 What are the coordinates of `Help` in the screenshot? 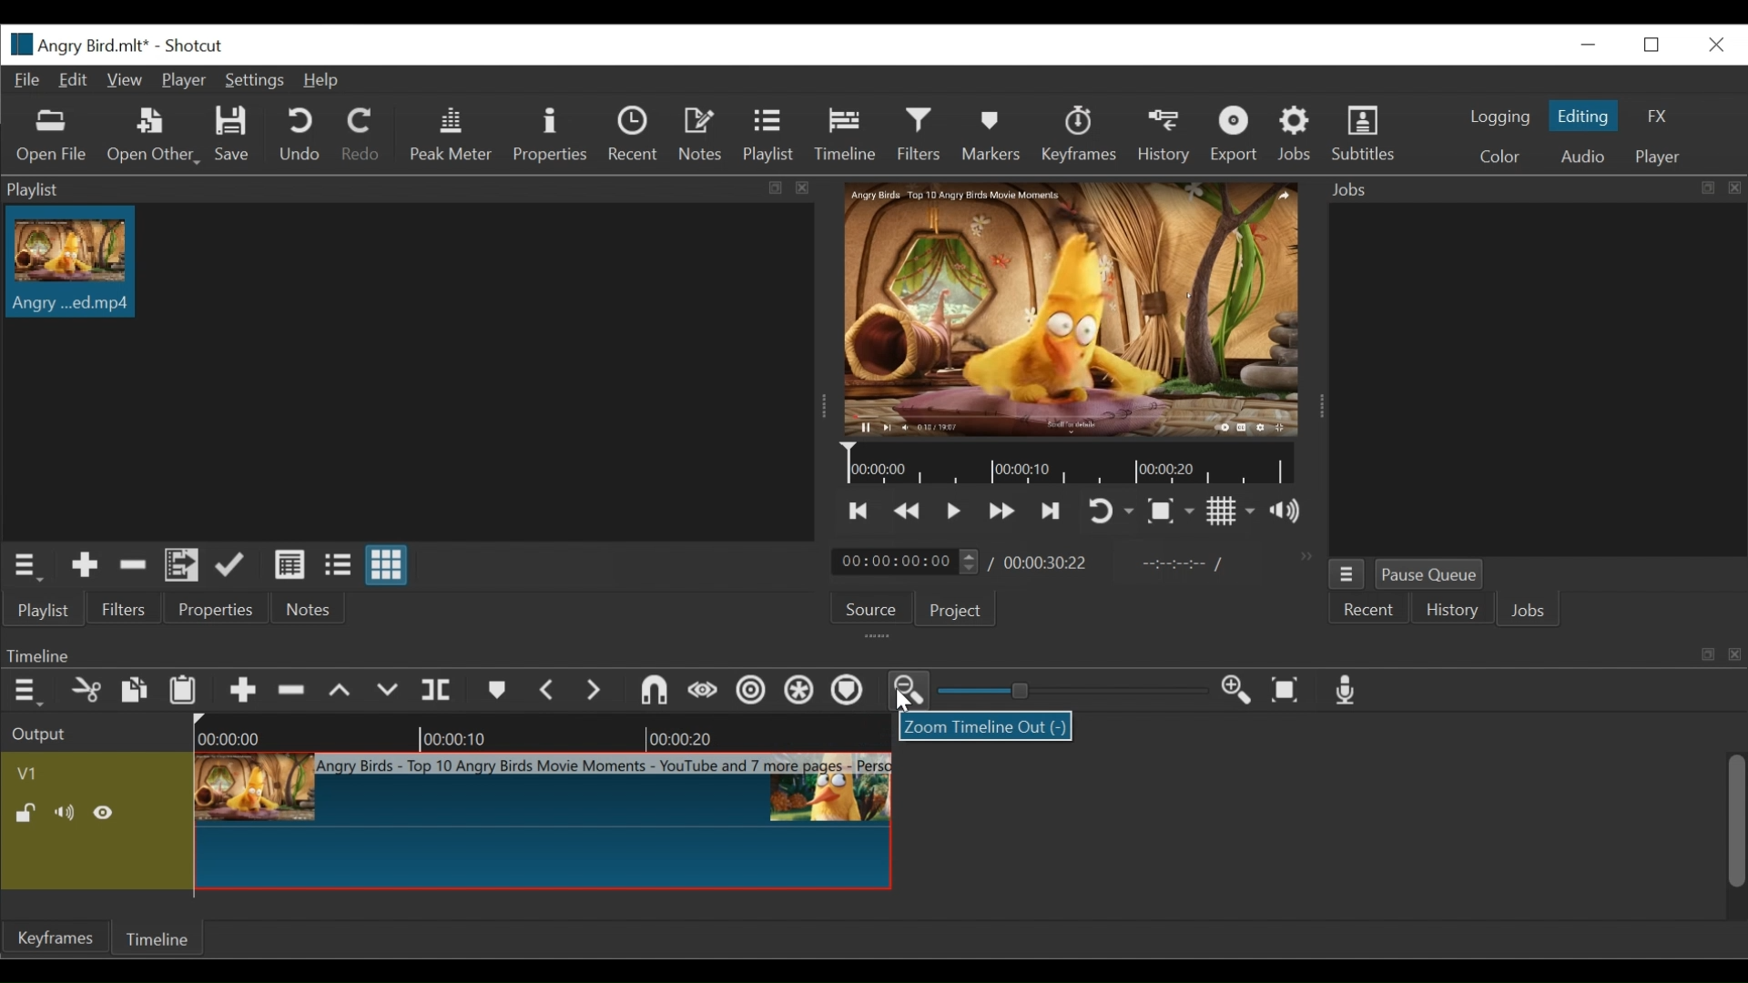 It's located at (327, 81).